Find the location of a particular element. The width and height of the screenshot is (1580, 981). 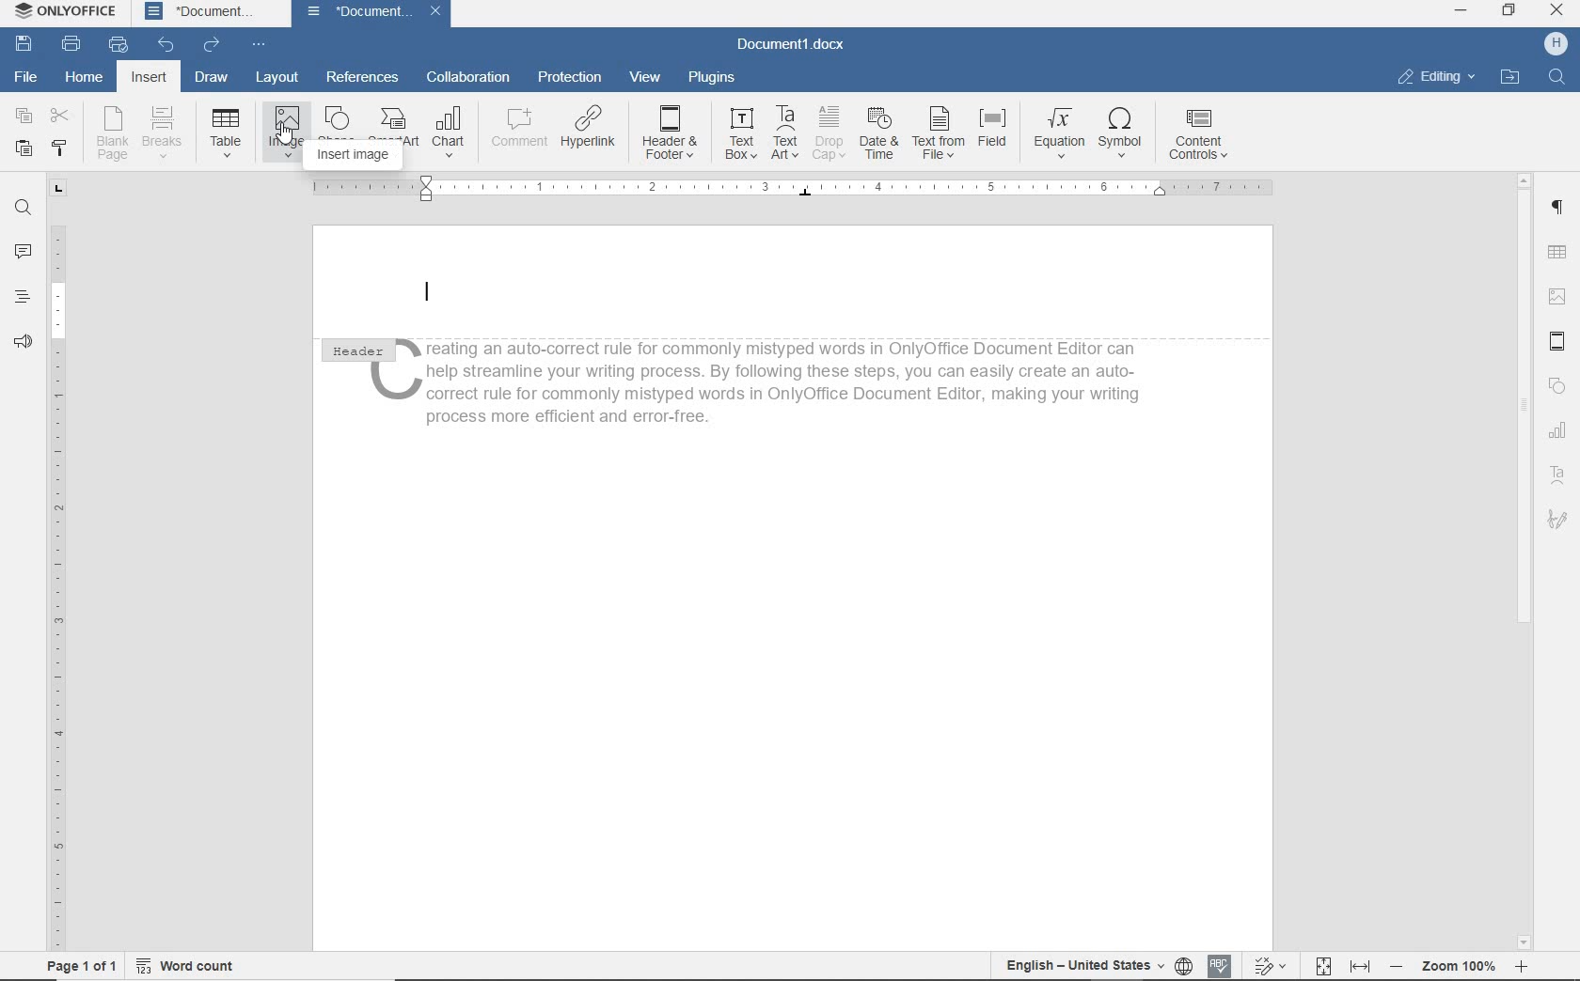

LAYOUT is located at coordinates (277, 77).